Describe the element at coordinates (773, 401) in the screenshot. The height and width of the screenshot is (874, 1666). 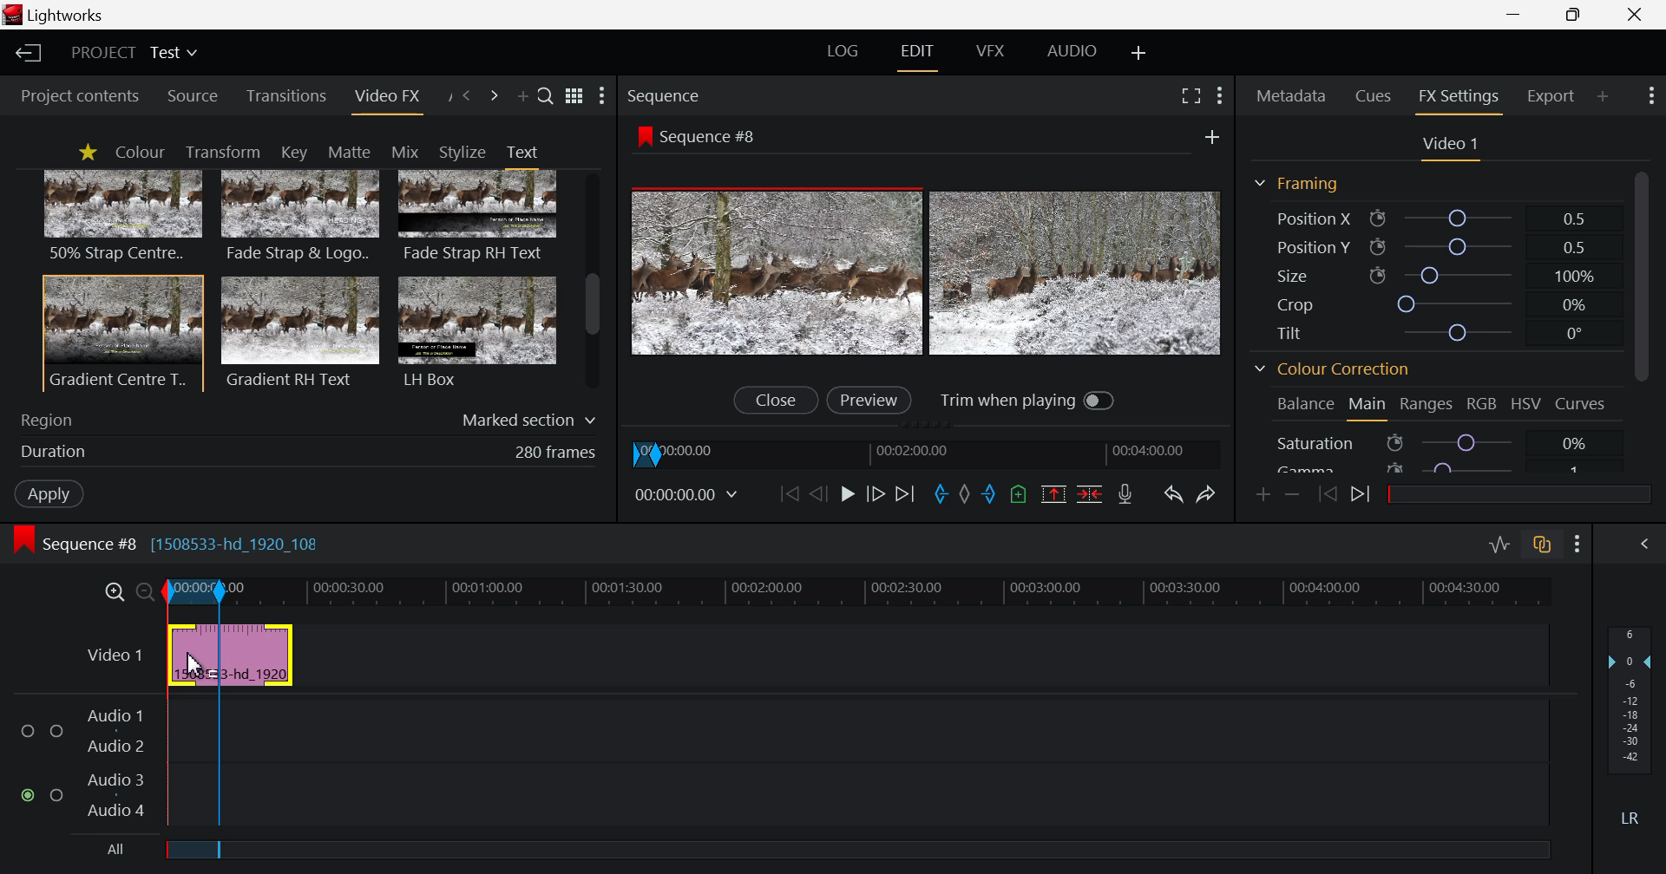
I see `Close` at that location.